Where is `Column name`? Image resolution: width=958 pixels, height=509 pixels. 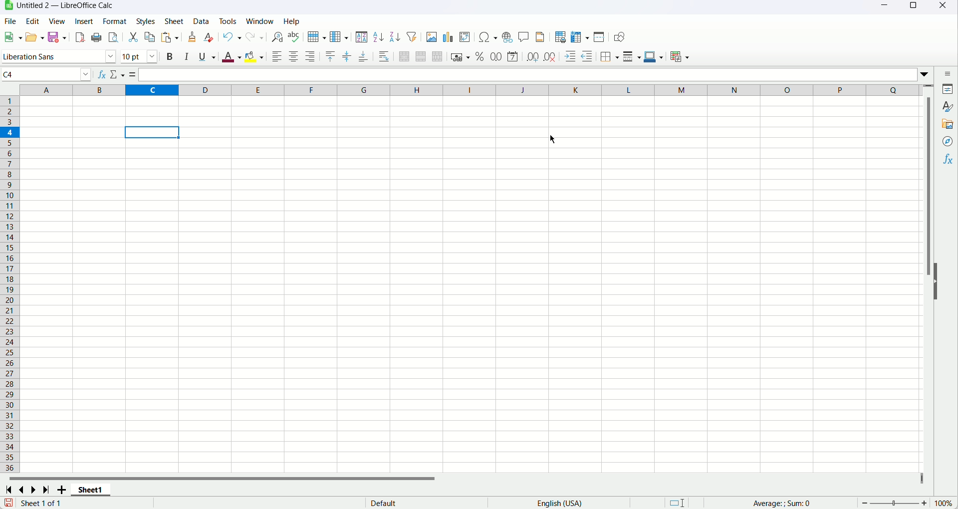 Column name is located at coordinates (473, 90).